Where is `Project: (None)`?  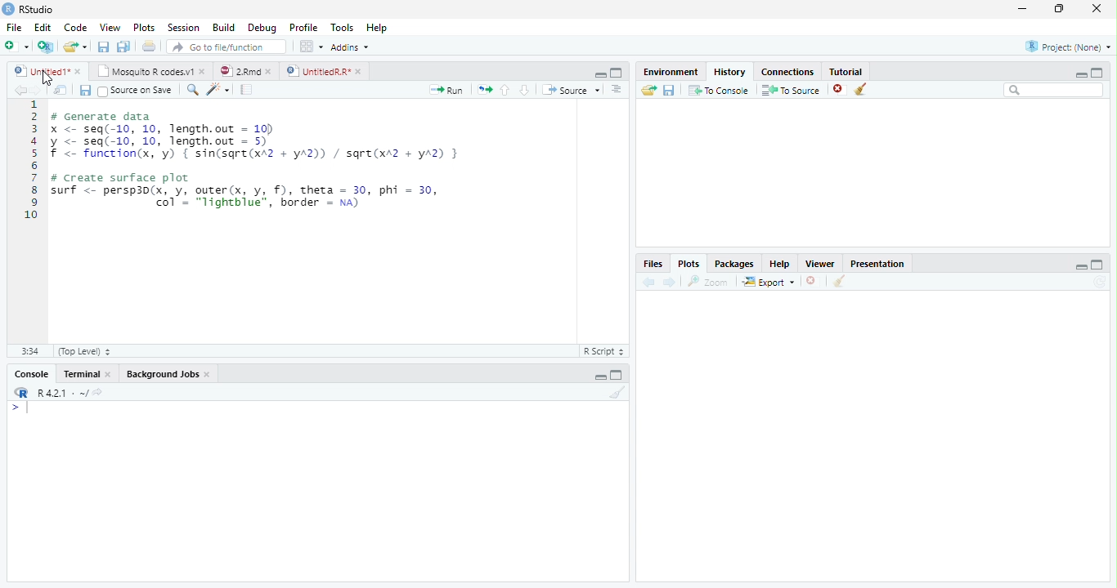
Project: (None) is located at coordinates (1068, 47).